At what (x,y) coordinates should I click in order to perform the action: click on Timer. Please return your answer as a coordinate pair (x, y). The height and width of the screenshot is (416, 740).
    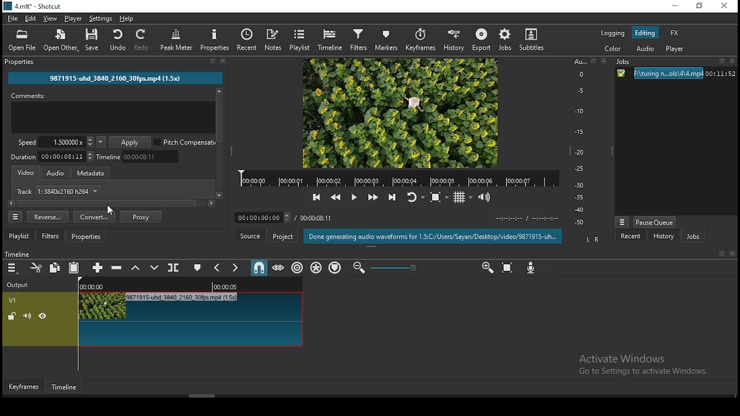
    Looking at the image, I should click on (264, 218).